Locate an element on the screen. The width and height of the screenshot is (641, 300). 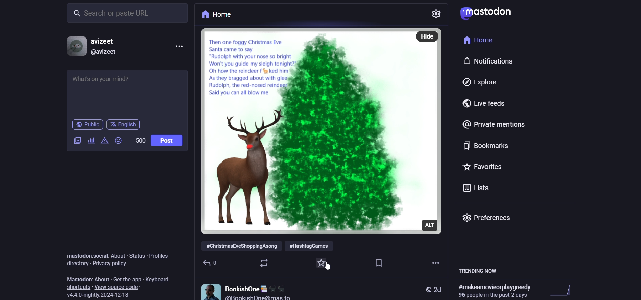
directory is located at coordinates (76, 263).